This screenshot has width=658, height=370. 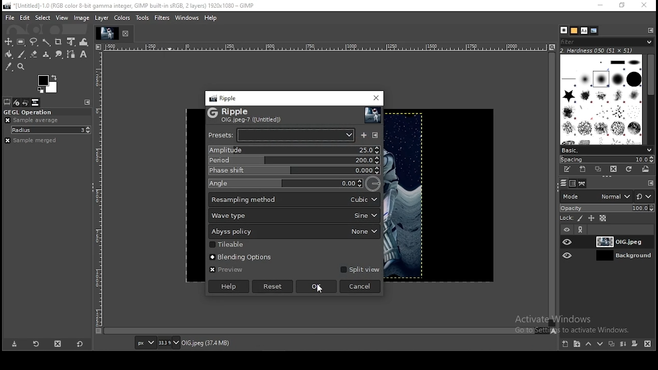 I want to click on sample merged, so click(x=30, y=141).